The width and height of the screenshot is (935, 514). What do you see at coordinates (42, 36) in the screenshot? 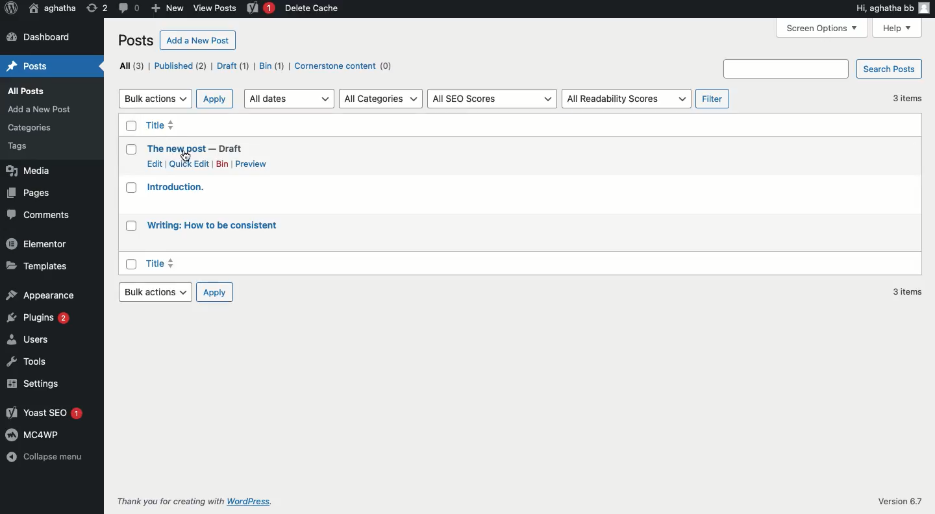
I see `Dashboard` at bounding box center [42, 36].